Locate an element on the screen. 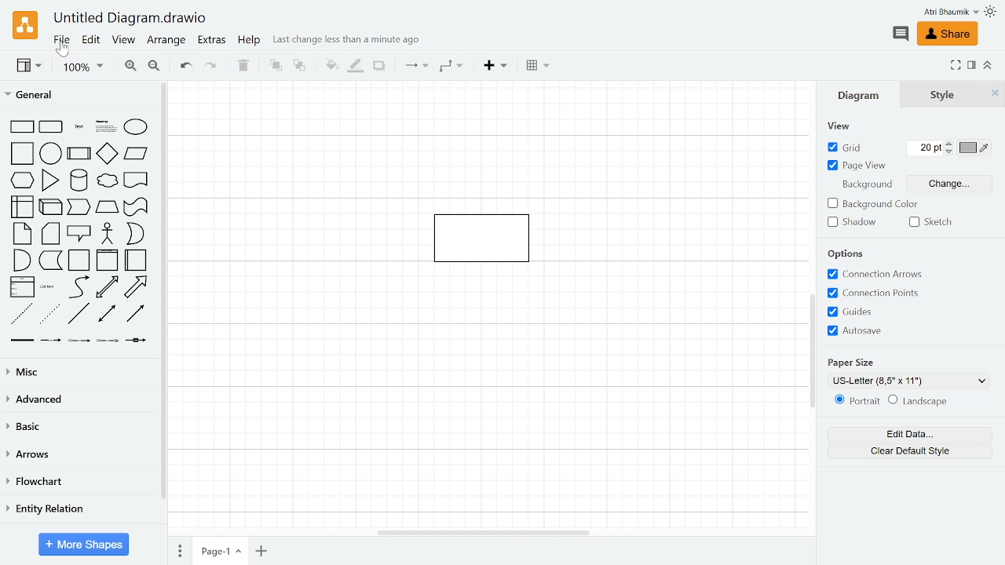 Image resolution: width=1005 pixels, height=565 pixels. Paper Size is located at coordinates (850, 361).